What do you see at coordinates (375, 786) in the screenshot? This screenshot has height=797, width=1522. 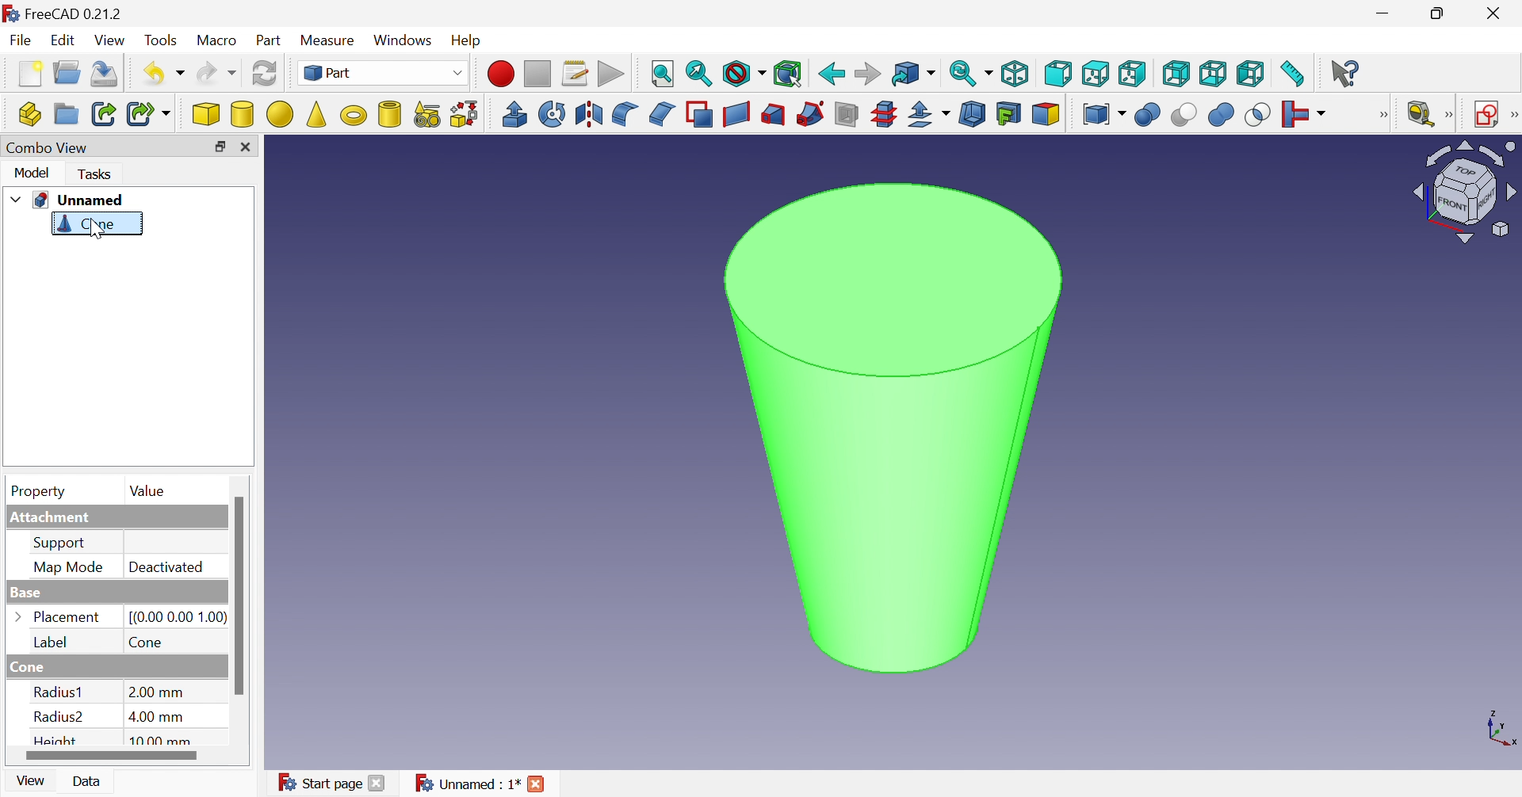 I see `Close` at bounding box center [375, 786].